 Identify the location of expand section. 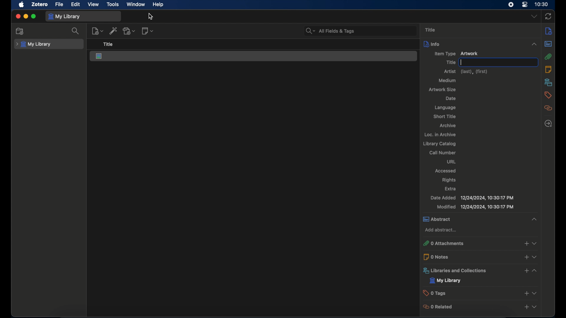
(537, 243).